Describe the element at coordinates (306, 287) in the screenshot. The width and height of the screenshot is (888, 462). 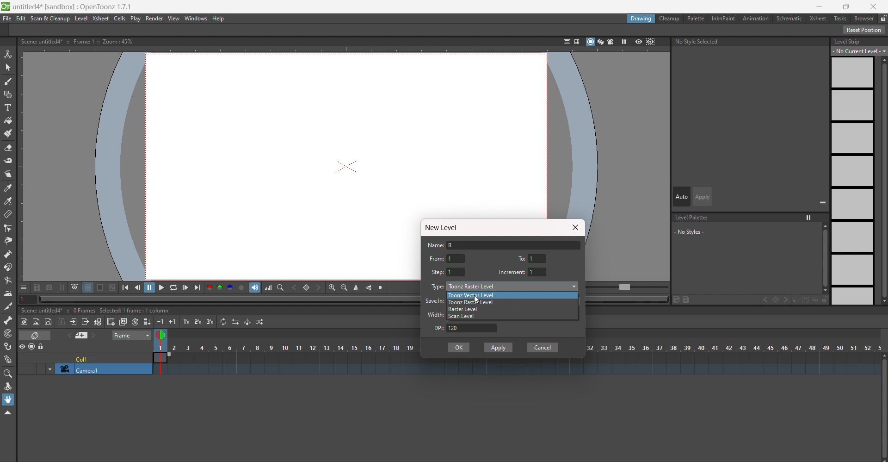
I see `set key` at that location.